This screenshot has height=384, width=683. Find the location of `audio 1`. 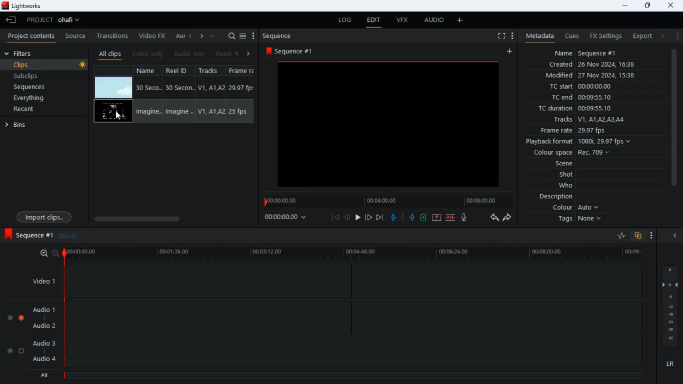

audio 1 is located at coordinates (44, 309).